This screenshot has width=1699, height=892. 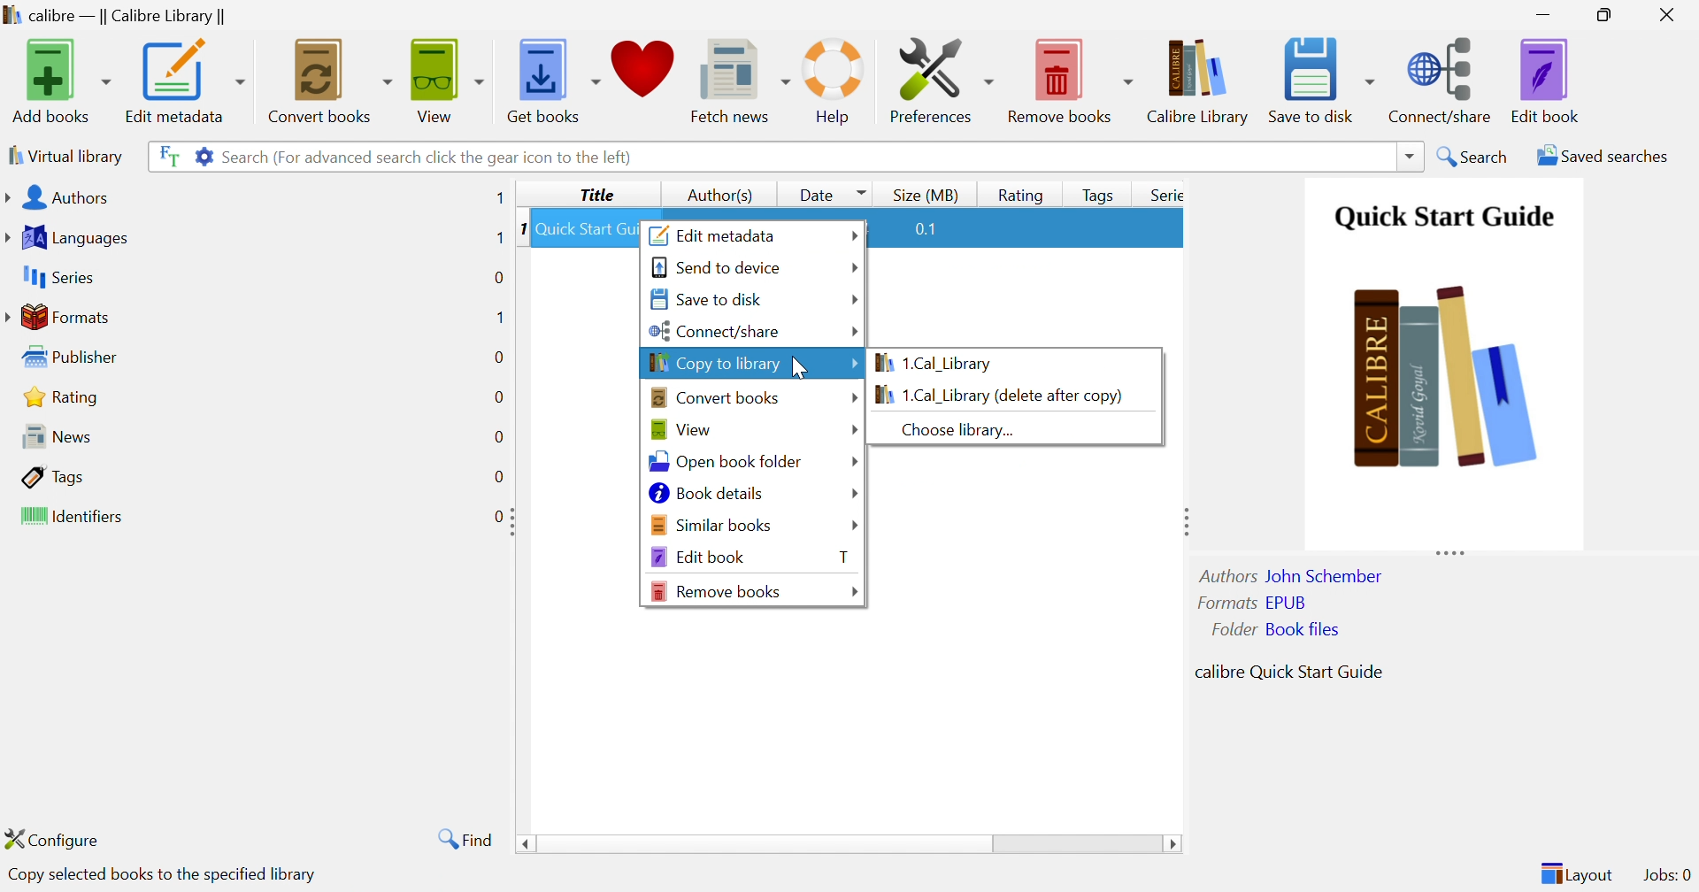 What do you see at coordinates (430, 158) in the screenshot?
I see `Search (For advanced search click the gear icon to the left)` at bounding box center [430, 158].